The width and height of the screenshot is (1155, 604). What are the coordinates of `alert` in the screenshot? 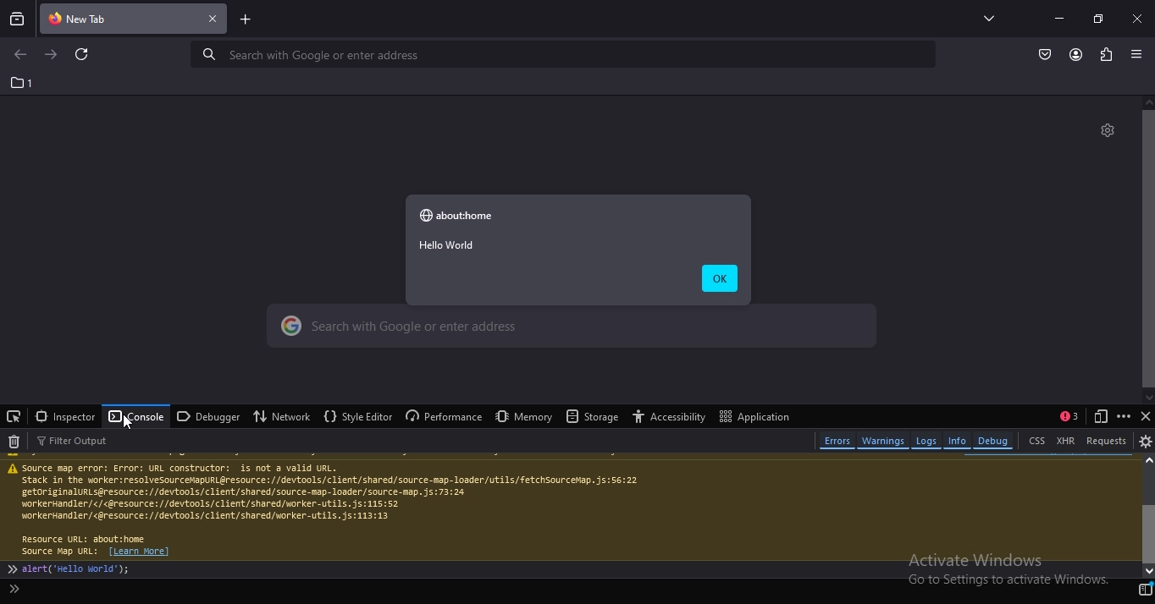 It's located at (17, 590).